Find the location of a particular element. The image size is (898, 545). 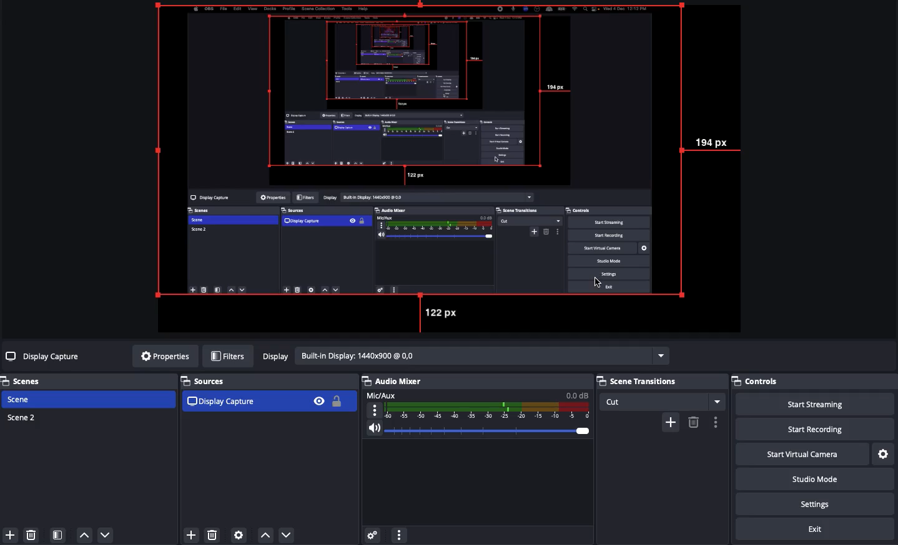

Fitters is located at coordinates (228, 356).